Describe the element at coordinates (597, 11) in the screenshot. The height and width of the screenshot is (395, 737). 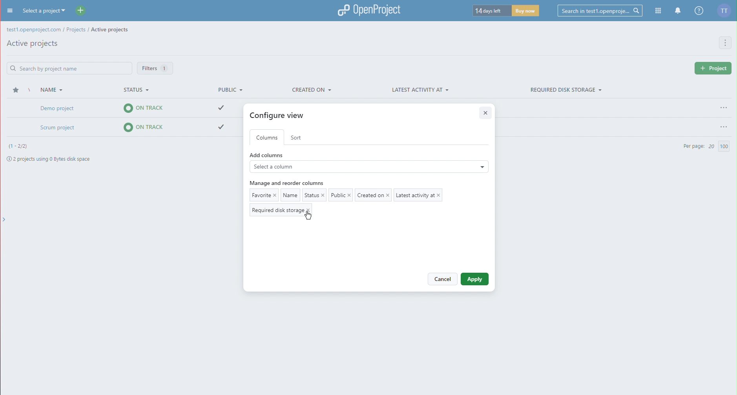
I see `Searchbar` at that location.